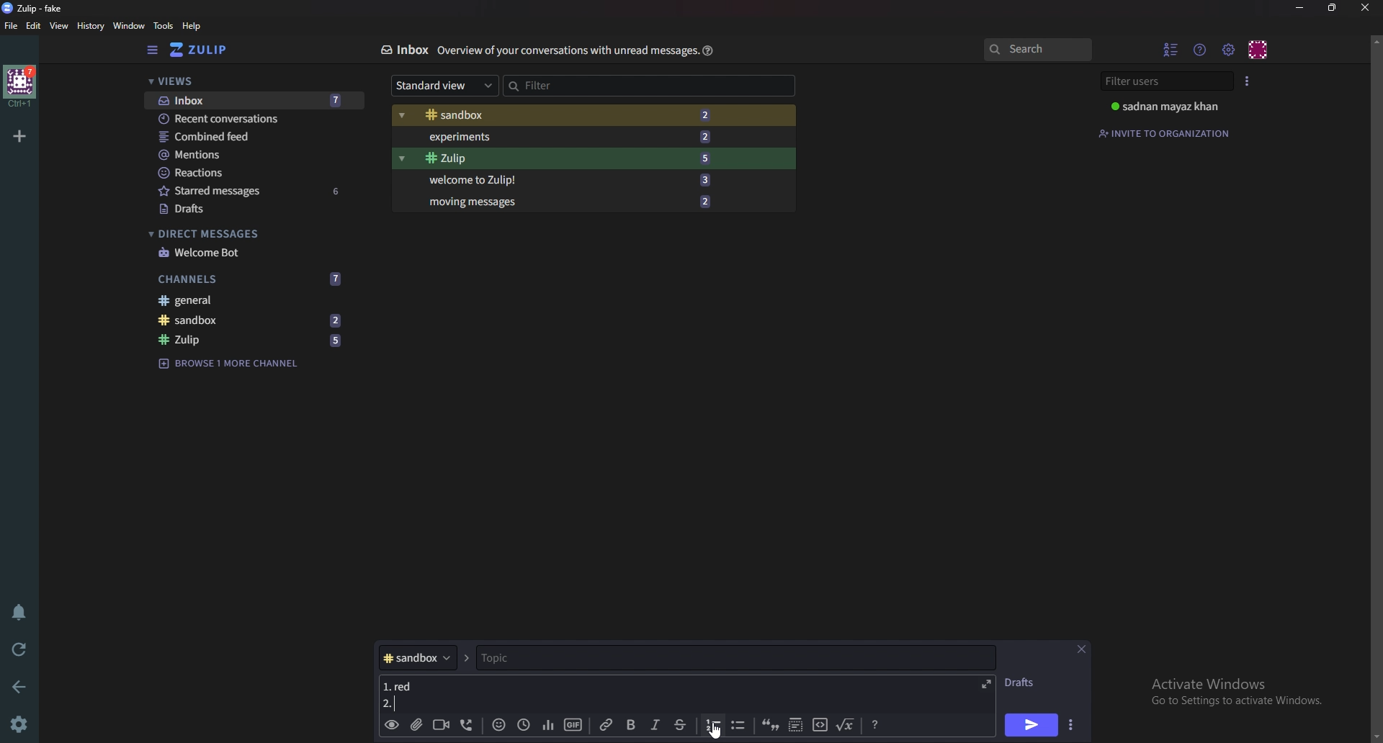  Describe the element at coordinates (21, 134) in the screenshot. I see `Add organization` at that location.